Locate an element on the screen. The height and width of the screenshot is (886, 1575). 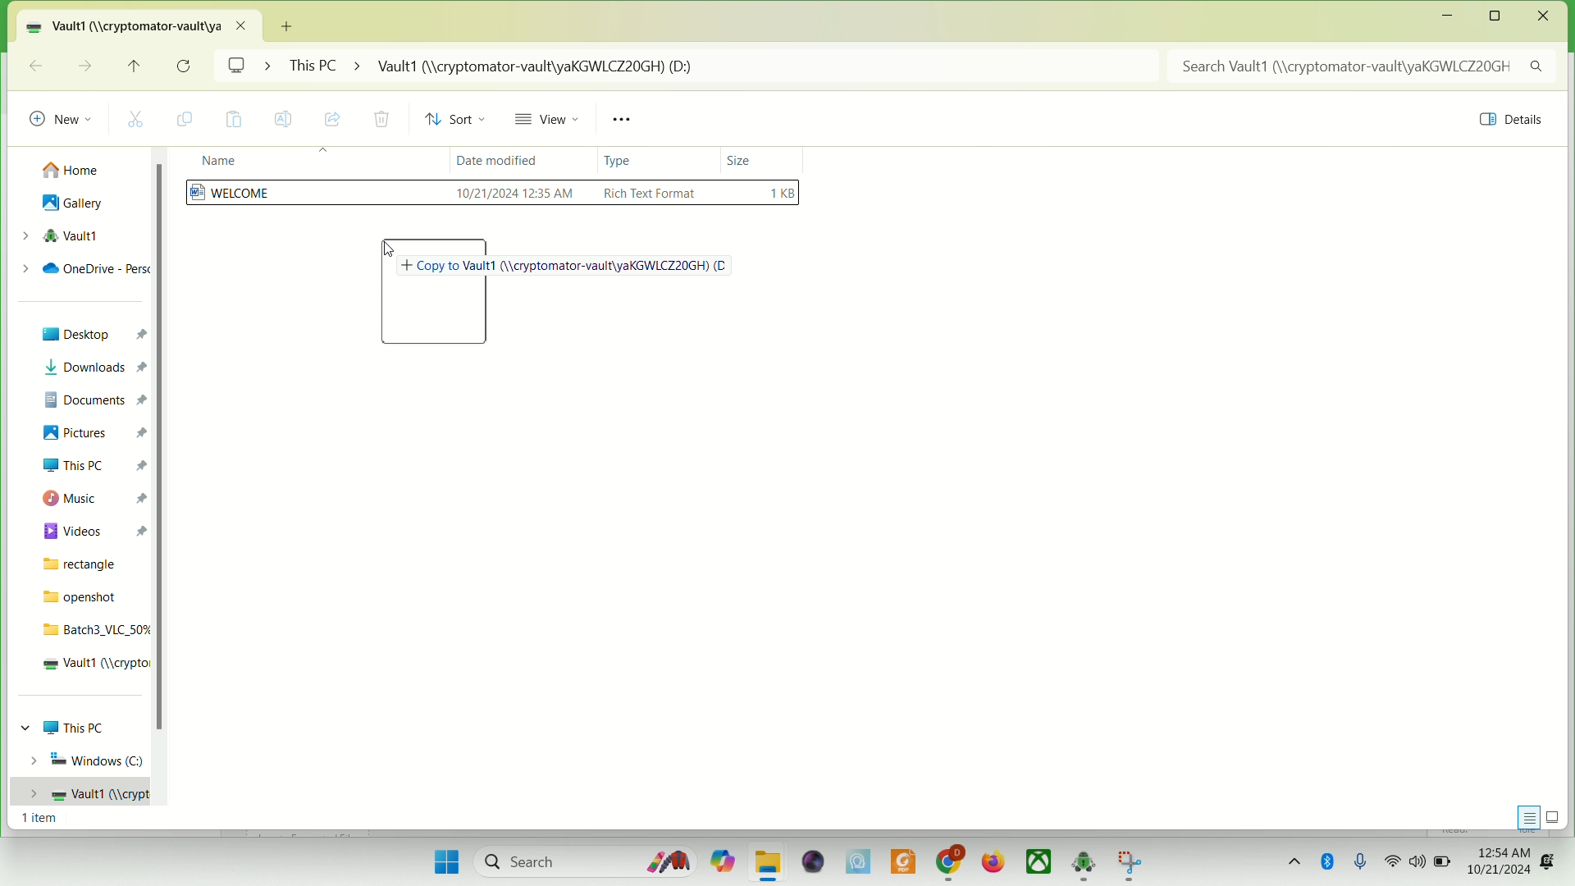
music is located at coordinates (91, 498).